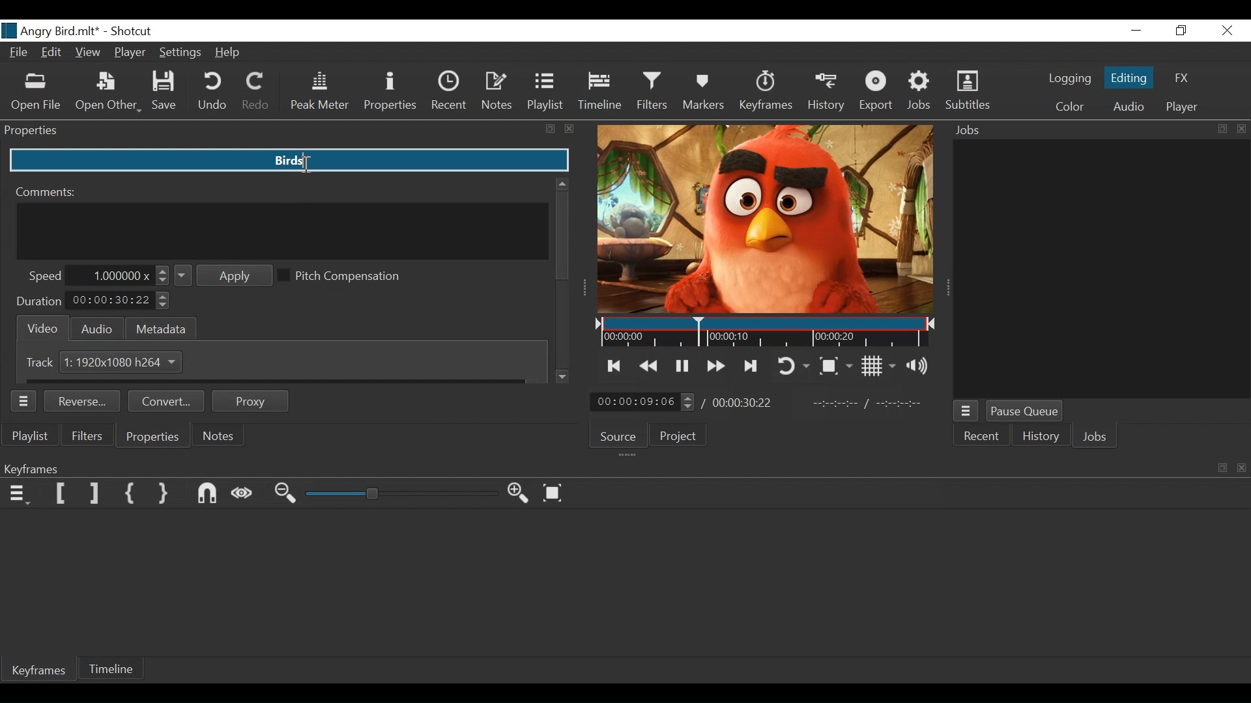 The height and width of the screenshot is (703, 1251). I want to click on Export, so click(874, 93).